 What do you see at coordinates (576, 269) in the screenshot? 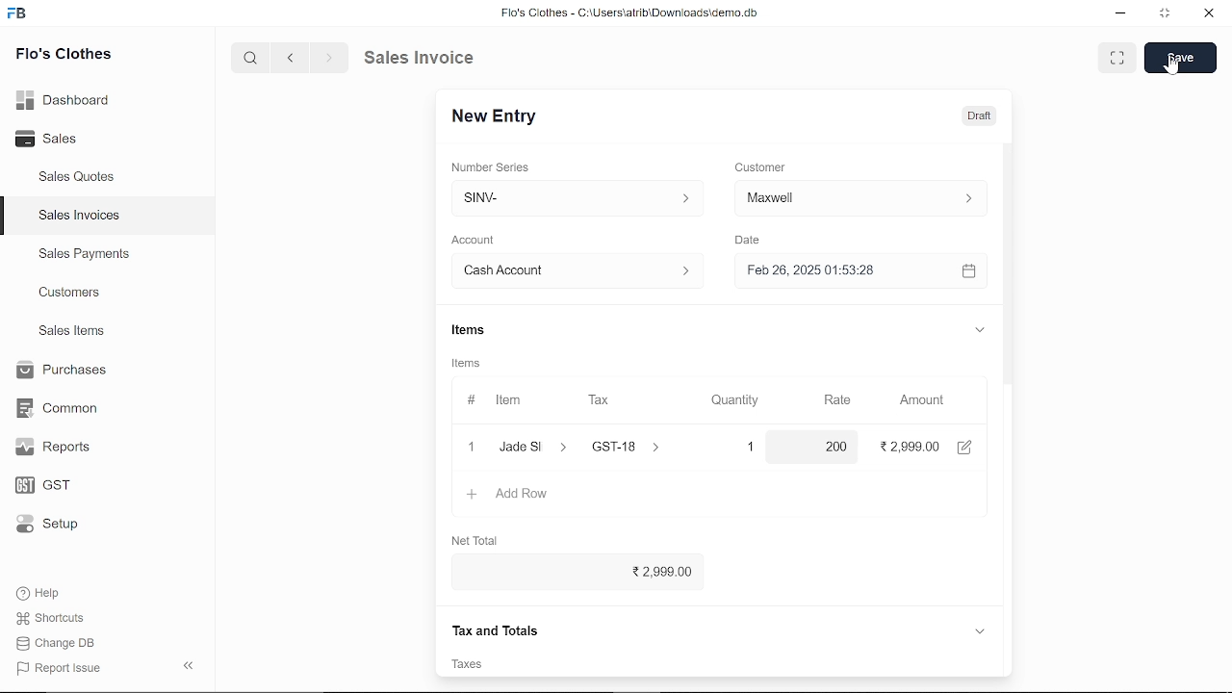
I see `Account :` at bounding box center [576, 269].